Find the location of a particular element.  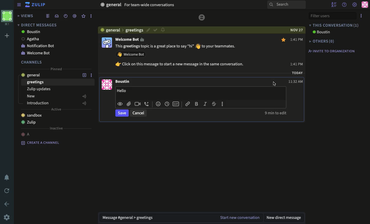

edit is located at coordinates (147, 30).